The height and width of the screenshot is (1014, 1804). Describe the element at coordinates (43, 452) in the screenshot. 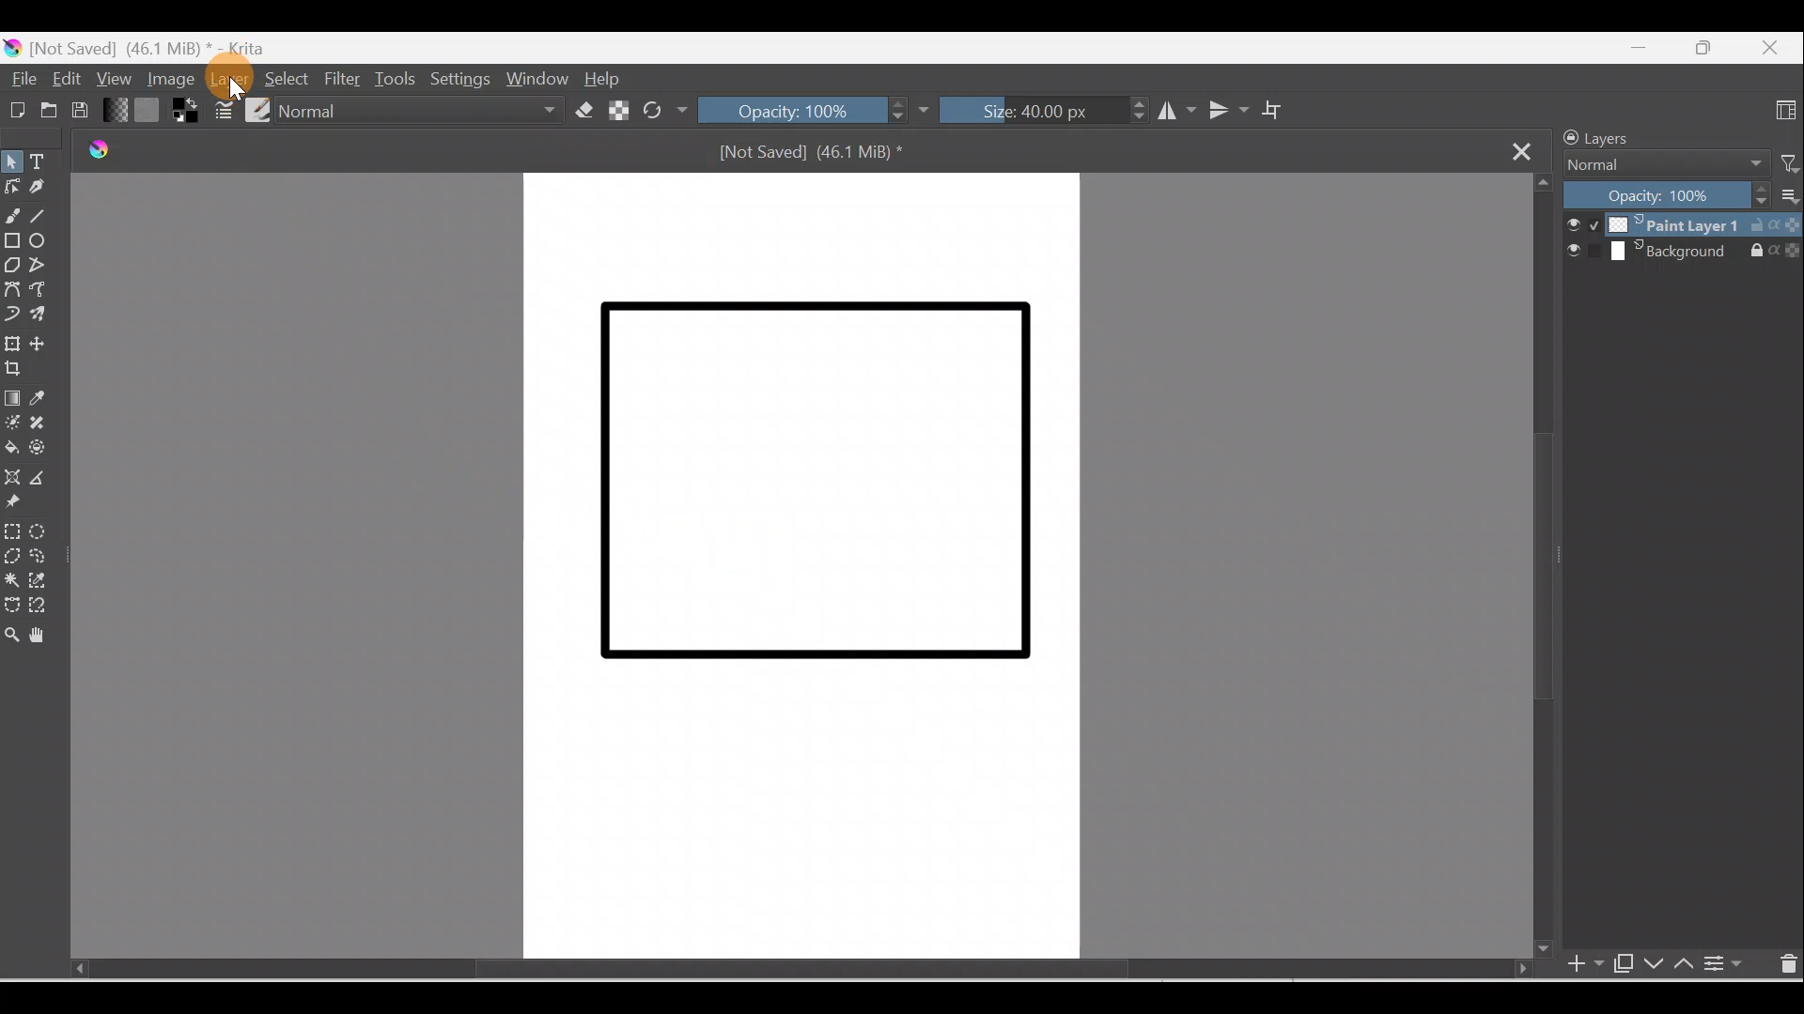

I see `Enclose & fill tool` at that location.